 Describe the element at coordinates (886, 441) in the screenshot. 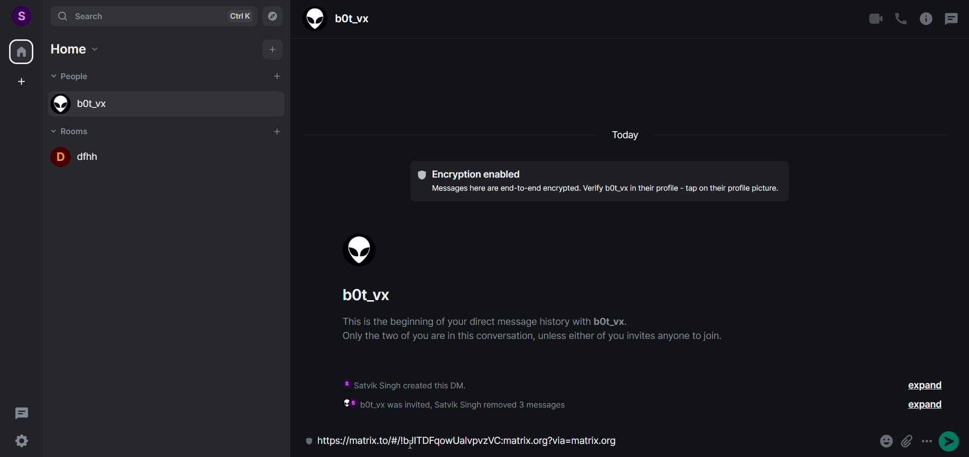

I see `emoji` at that location.